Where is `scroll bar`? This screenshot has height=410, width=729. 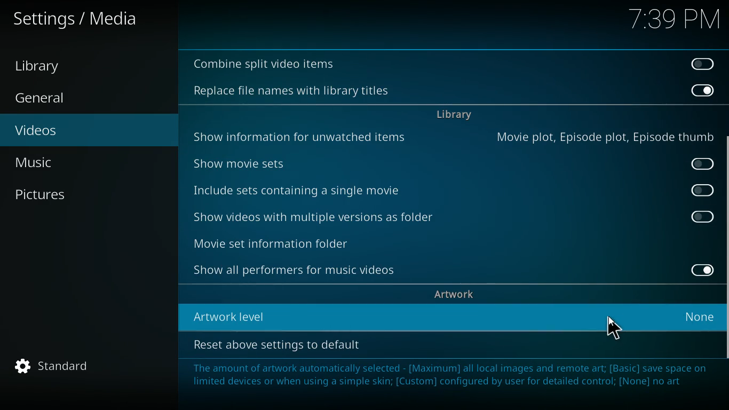
scroll bar is located at coordinates (725, 246).